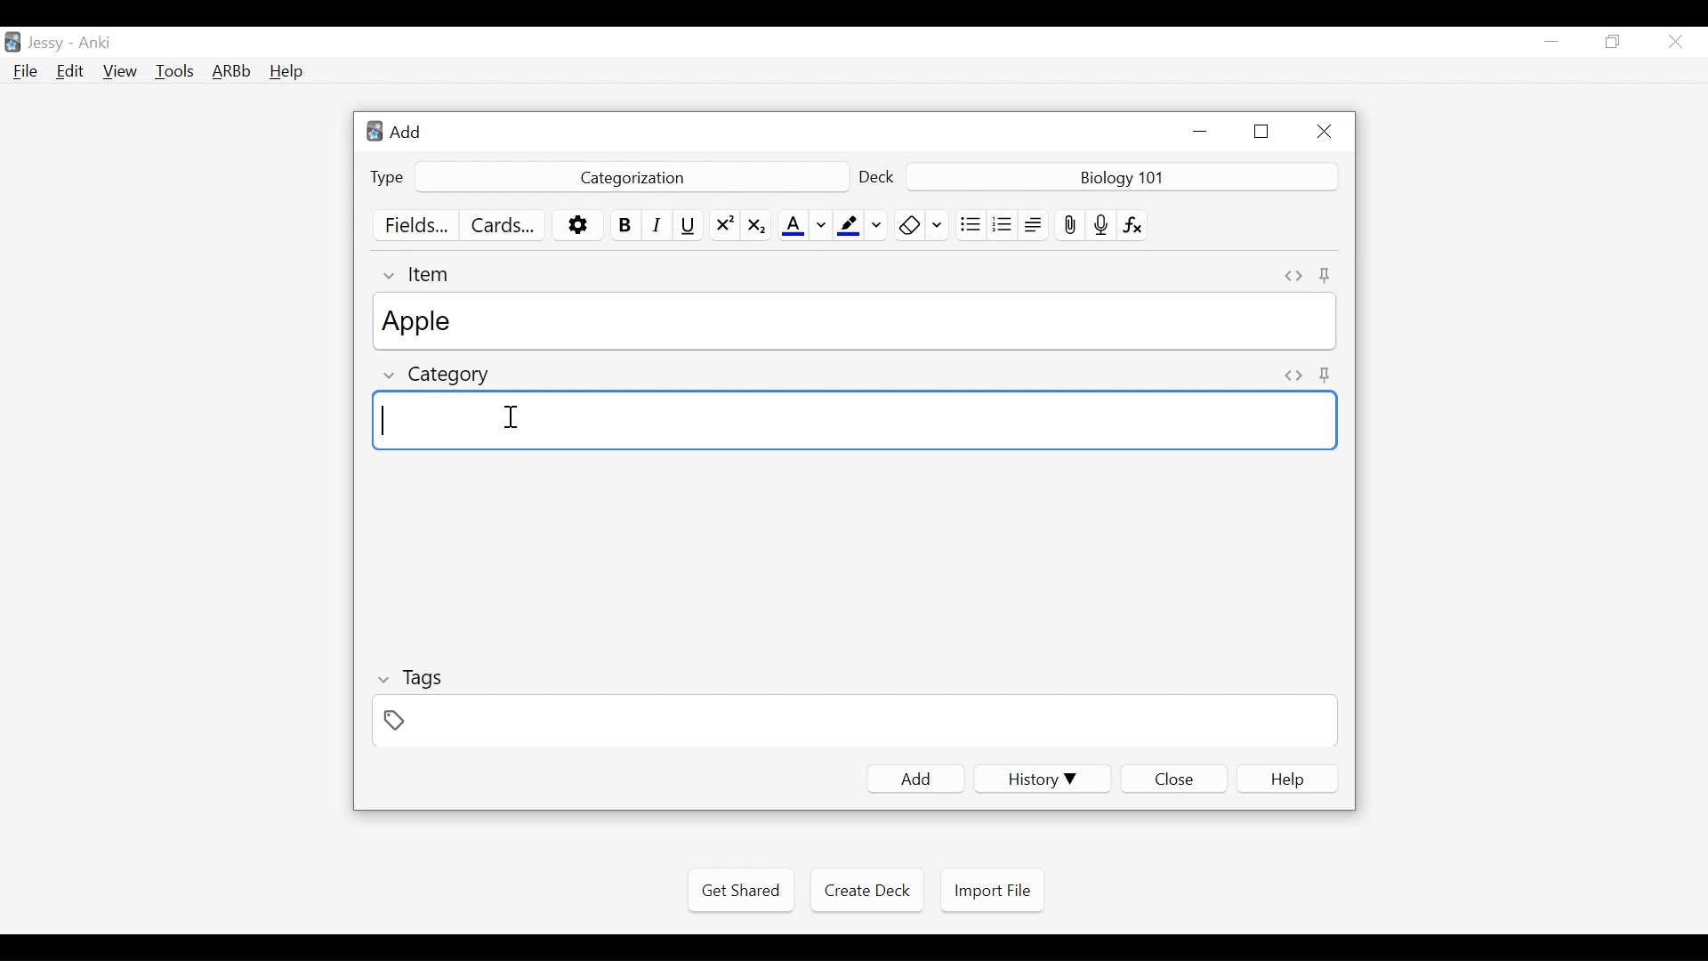  What do you see at coordinates (804, 225) in the screenshot?
I see `Text Color` at bounding box center [804, 225].